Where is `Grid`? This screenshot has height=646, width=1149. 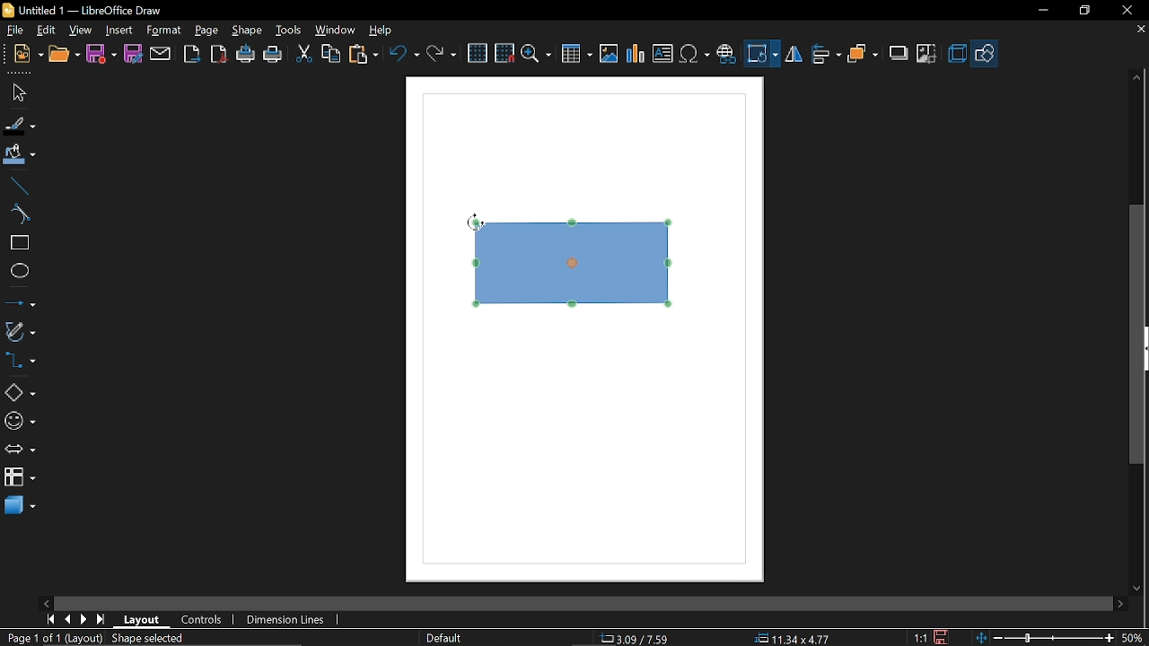
Grid is located at coordinates (478, 54).